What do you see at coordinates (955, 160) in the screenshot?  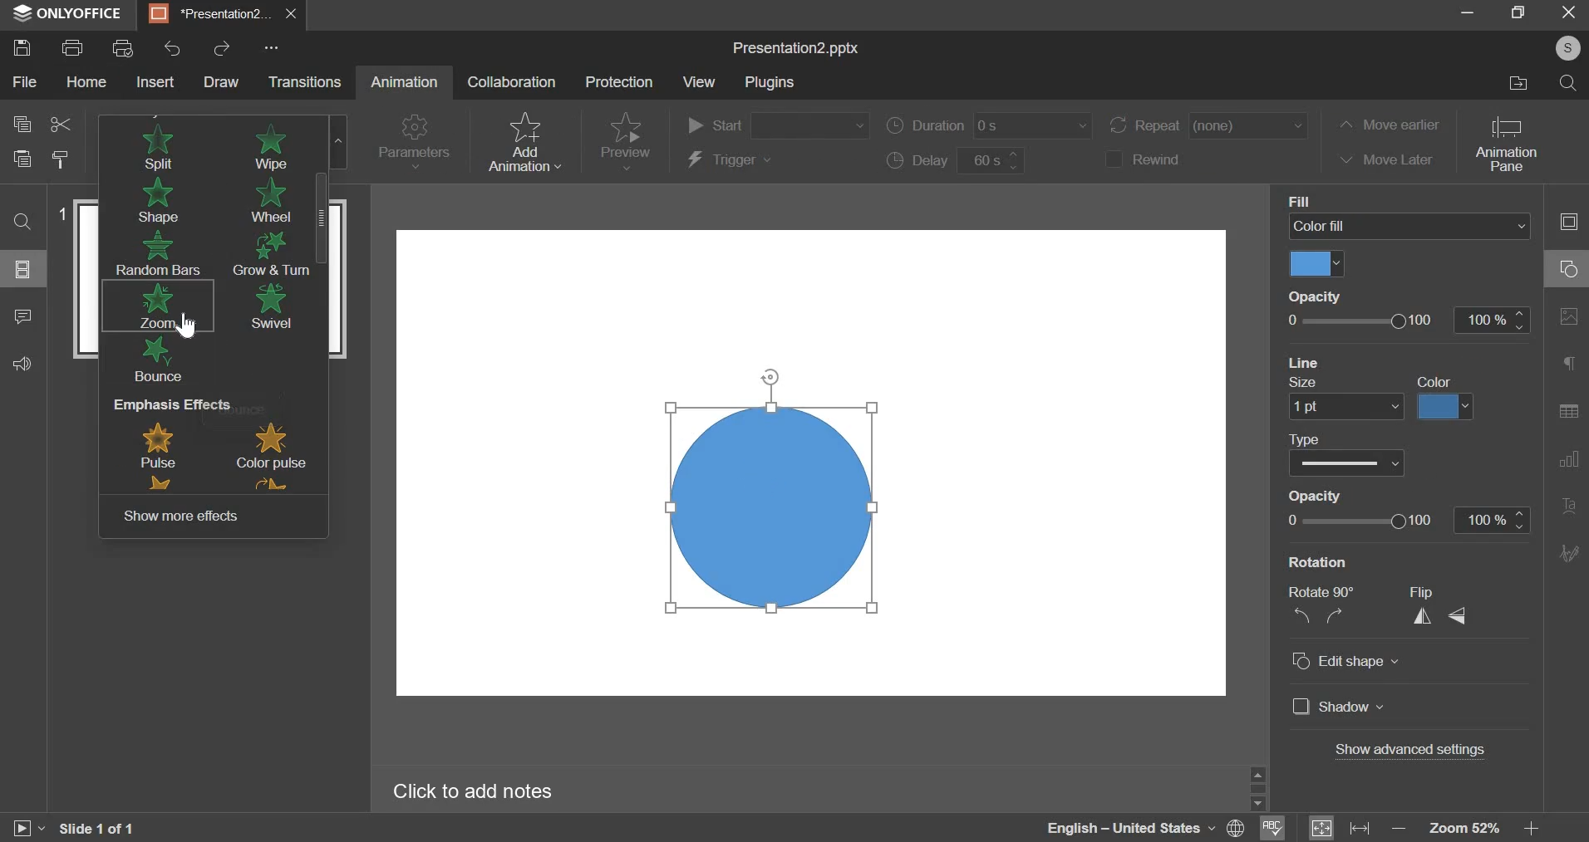 I see `delay` at bounding box center [955, 160].